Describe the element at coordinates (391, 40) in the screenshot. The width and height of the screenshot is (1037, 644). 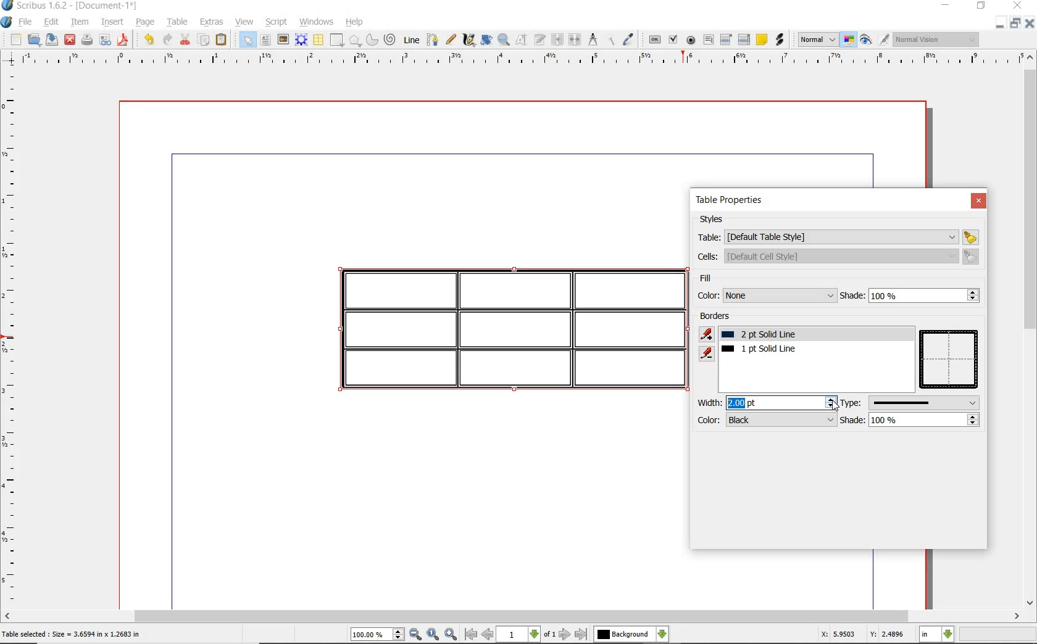
I see `spiral` at that location.